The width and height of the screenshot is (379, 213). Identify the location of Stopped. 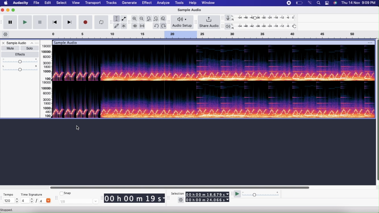
(10, 210).